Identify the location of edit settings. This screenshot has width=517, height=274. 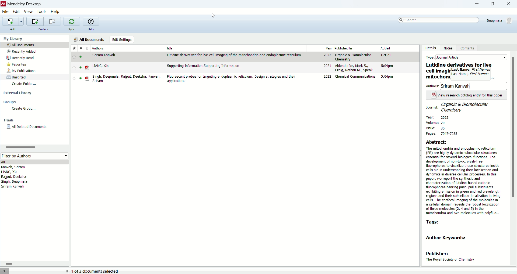
(122, 40).